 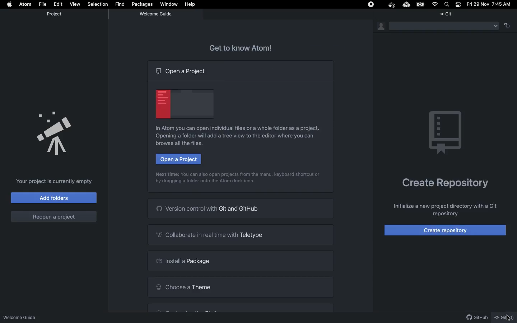 I want to click on Git, so click(x=450, y=14).